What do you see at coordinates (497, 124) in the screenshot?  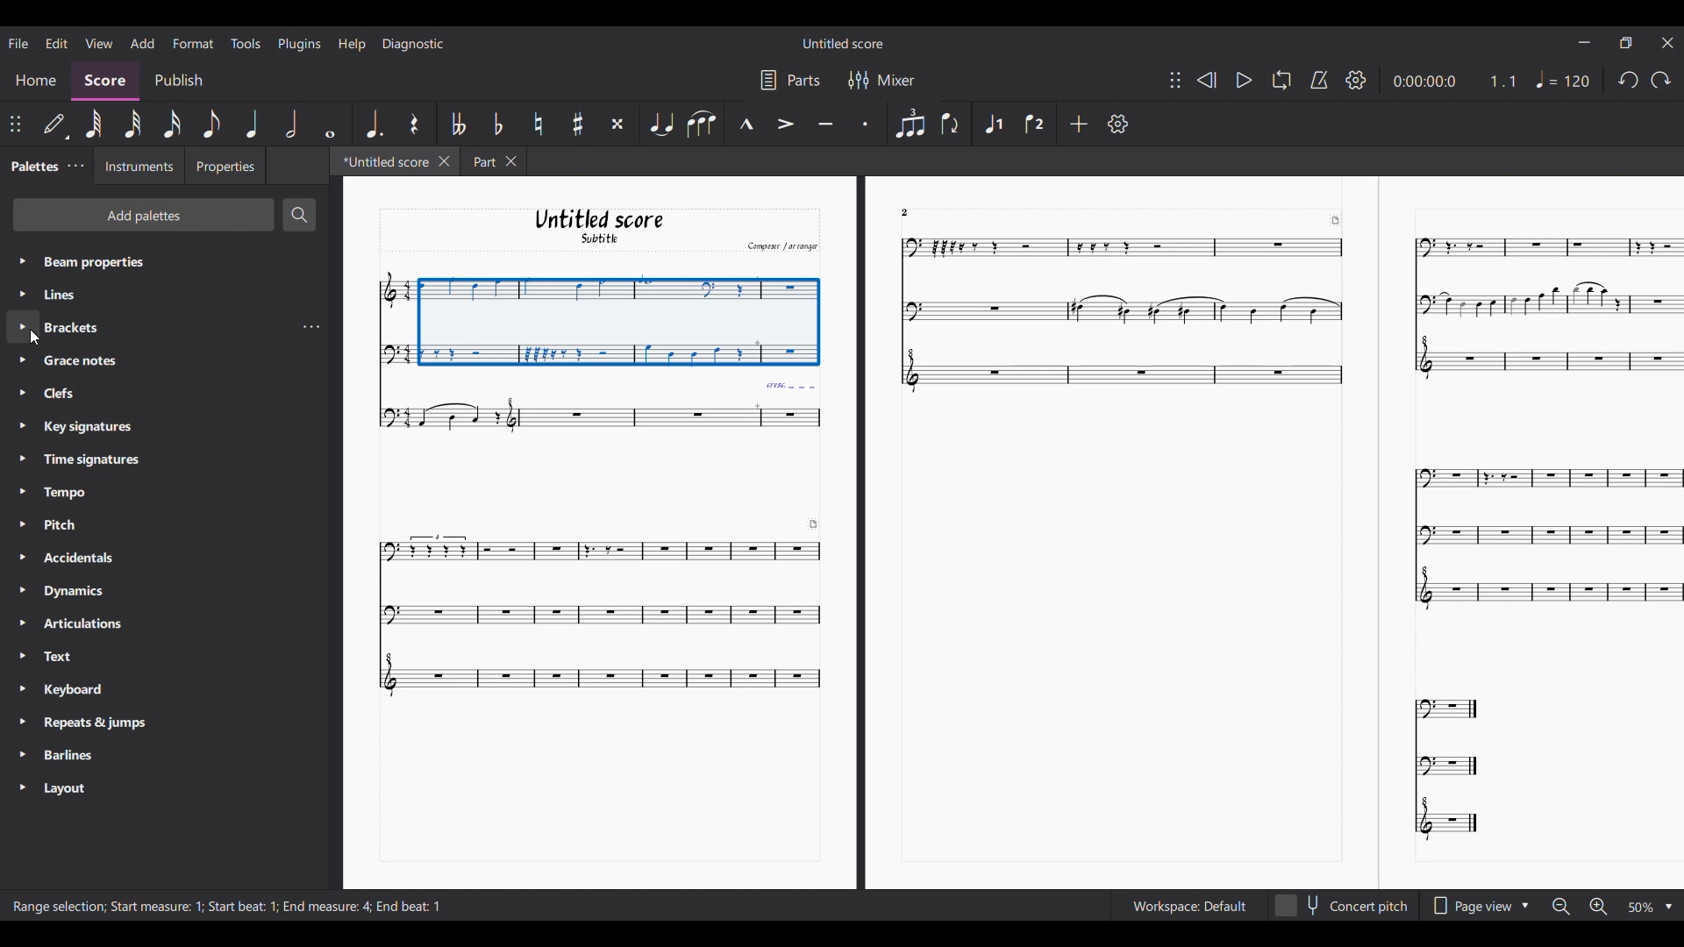 I see `Toggle flat` at bounding box center [497, 124].